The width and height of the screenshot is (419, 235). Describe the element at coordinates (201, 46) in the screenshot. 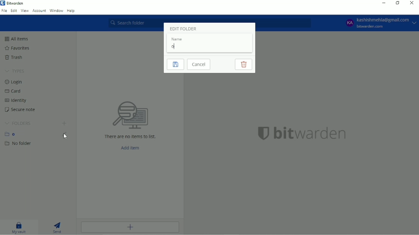

I see `Name input` at that location.